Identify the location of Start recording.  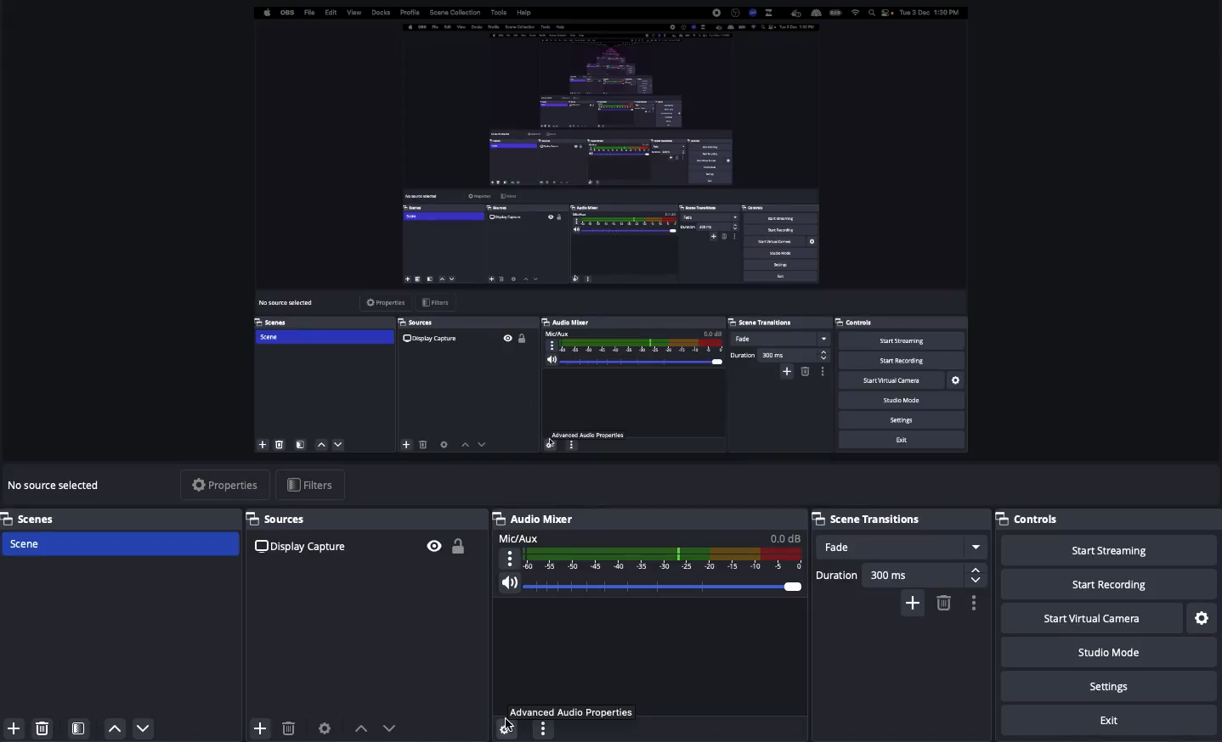
(1109, 583).